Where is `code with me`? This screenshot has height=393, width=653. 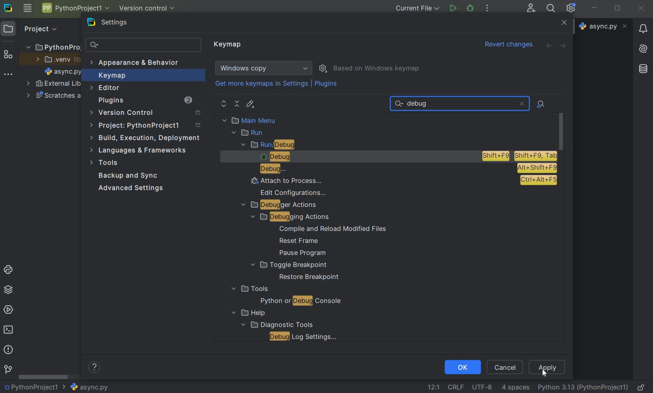
code with me is located at coordinates (531, 8).